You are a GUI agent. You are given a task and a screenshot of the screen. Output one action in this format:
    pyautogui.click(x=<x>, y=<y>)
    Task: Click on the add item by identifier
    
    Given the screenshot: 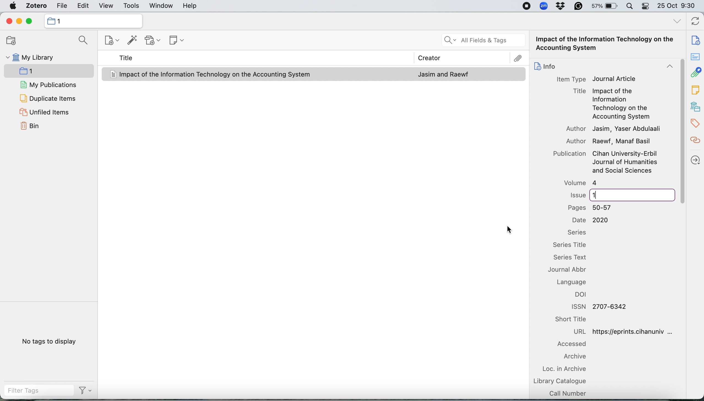 What is the action you would take?
    pyautogui.click(x=132, y=41)
    